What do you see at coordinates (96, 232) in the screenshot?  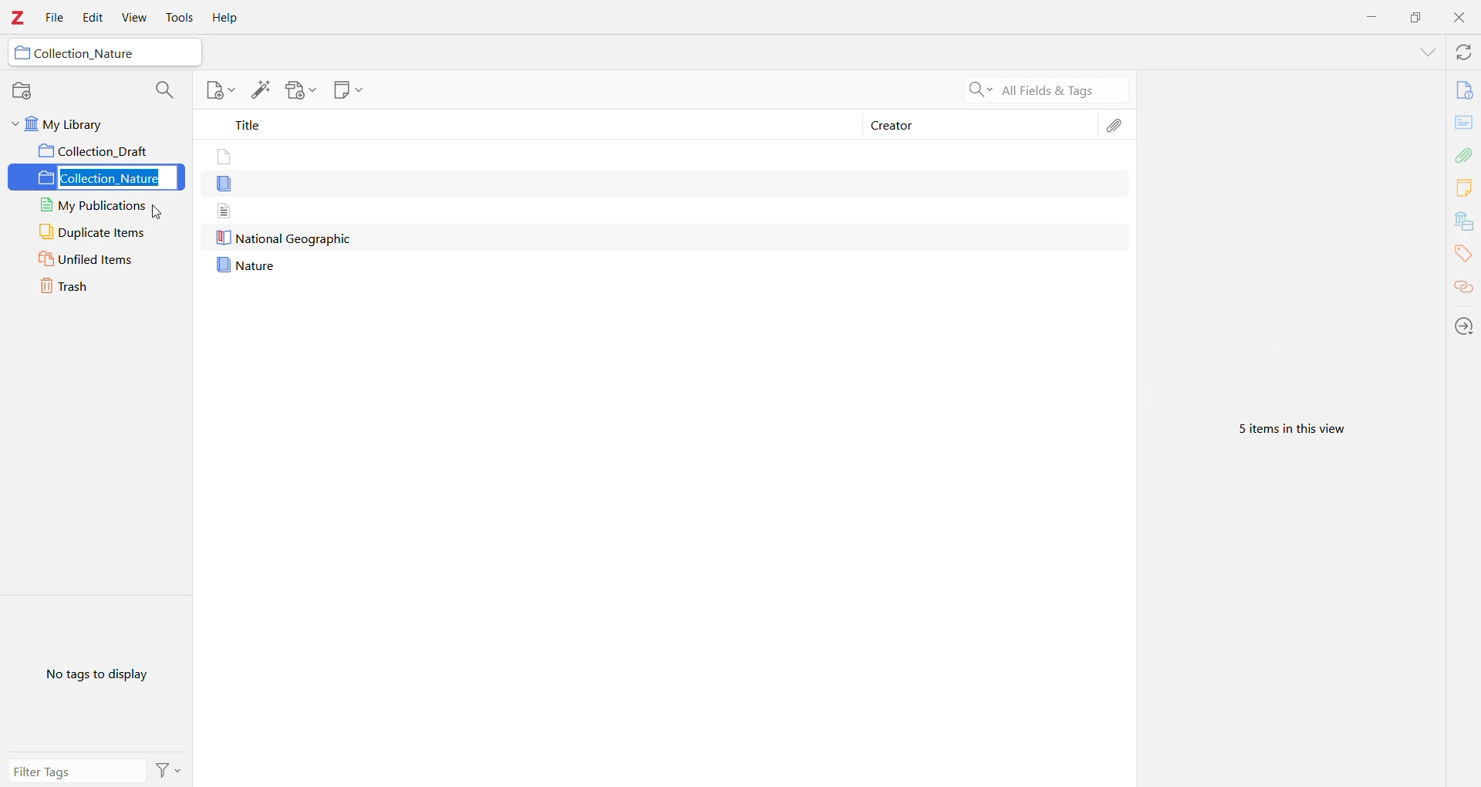 I see `Duplicate Items` at bounding box center [96, 232].